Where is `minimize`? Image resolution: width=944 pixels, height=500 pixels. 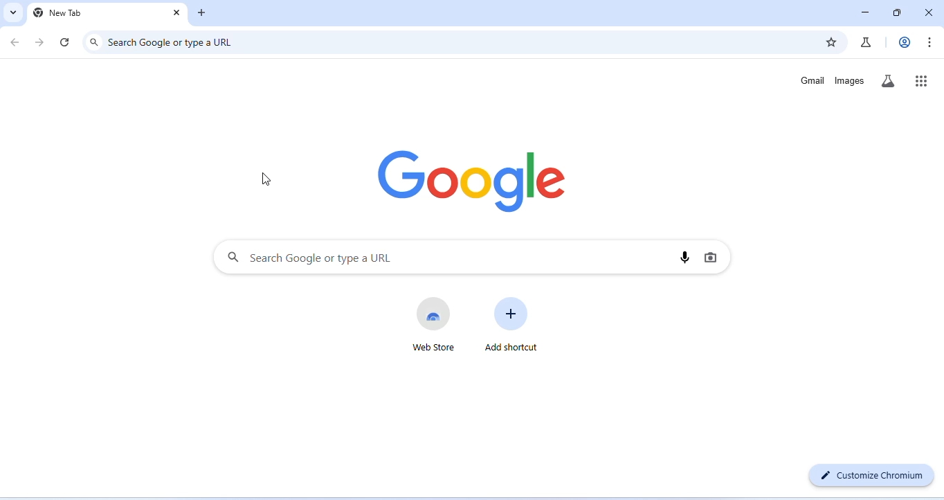 minimize is located at coordinates (865, 13).